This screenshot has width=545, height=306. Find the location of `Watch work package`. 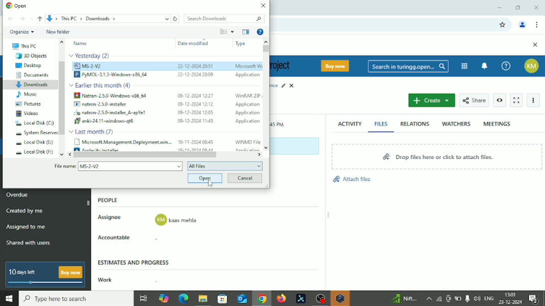

Watch work package is located at coordinates (500, 100).